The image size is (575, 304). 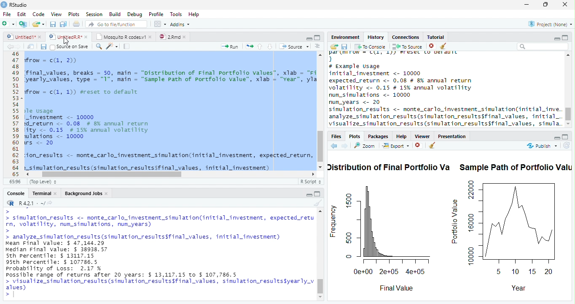 What do you see at coordinates (115, 14) in the screenshot?
I see `Build` at bounding box center [115, 14].